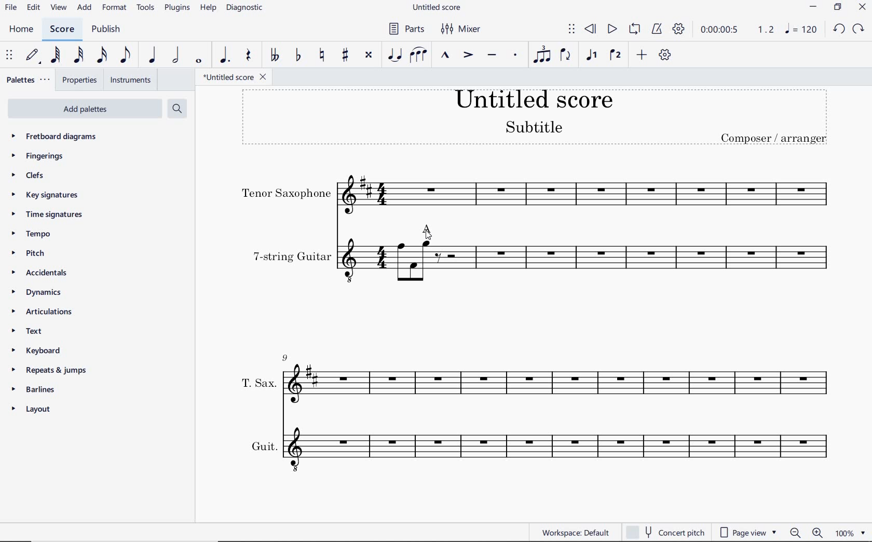 Image resolution: width=872 pixels, height=542 pixels. What do you see at coordinates (57, 137) in the screenshot?
I see `FRETBOARD DIAGRAMS` at bounding box center [57, 137].